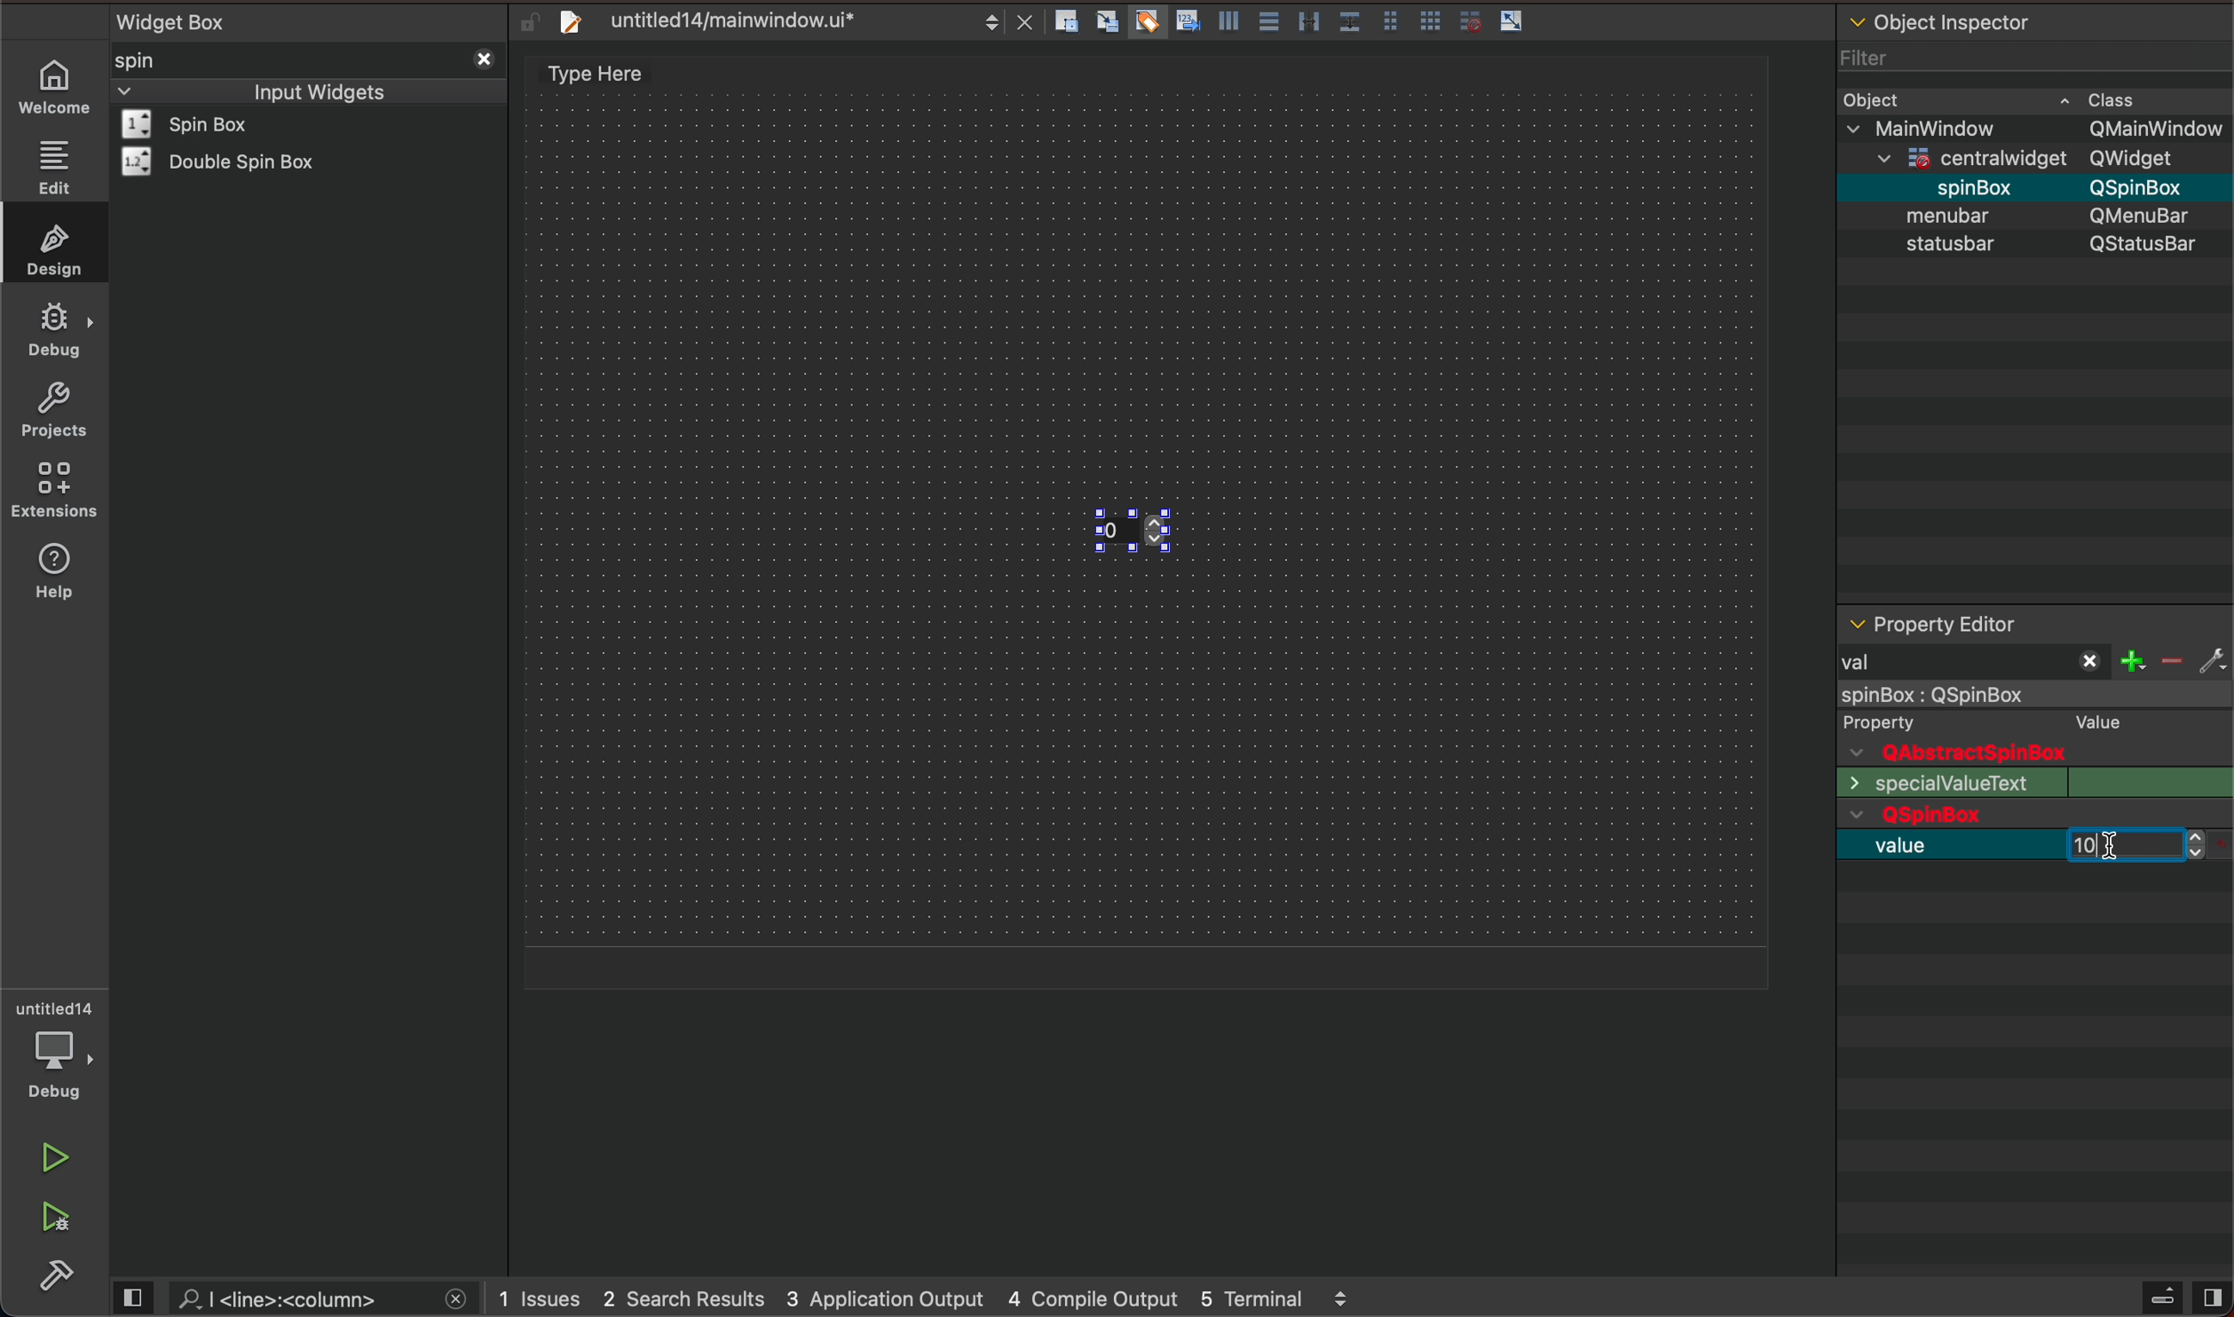 The image size is (2234, 1317). I want to click on , so click(2146, 158).